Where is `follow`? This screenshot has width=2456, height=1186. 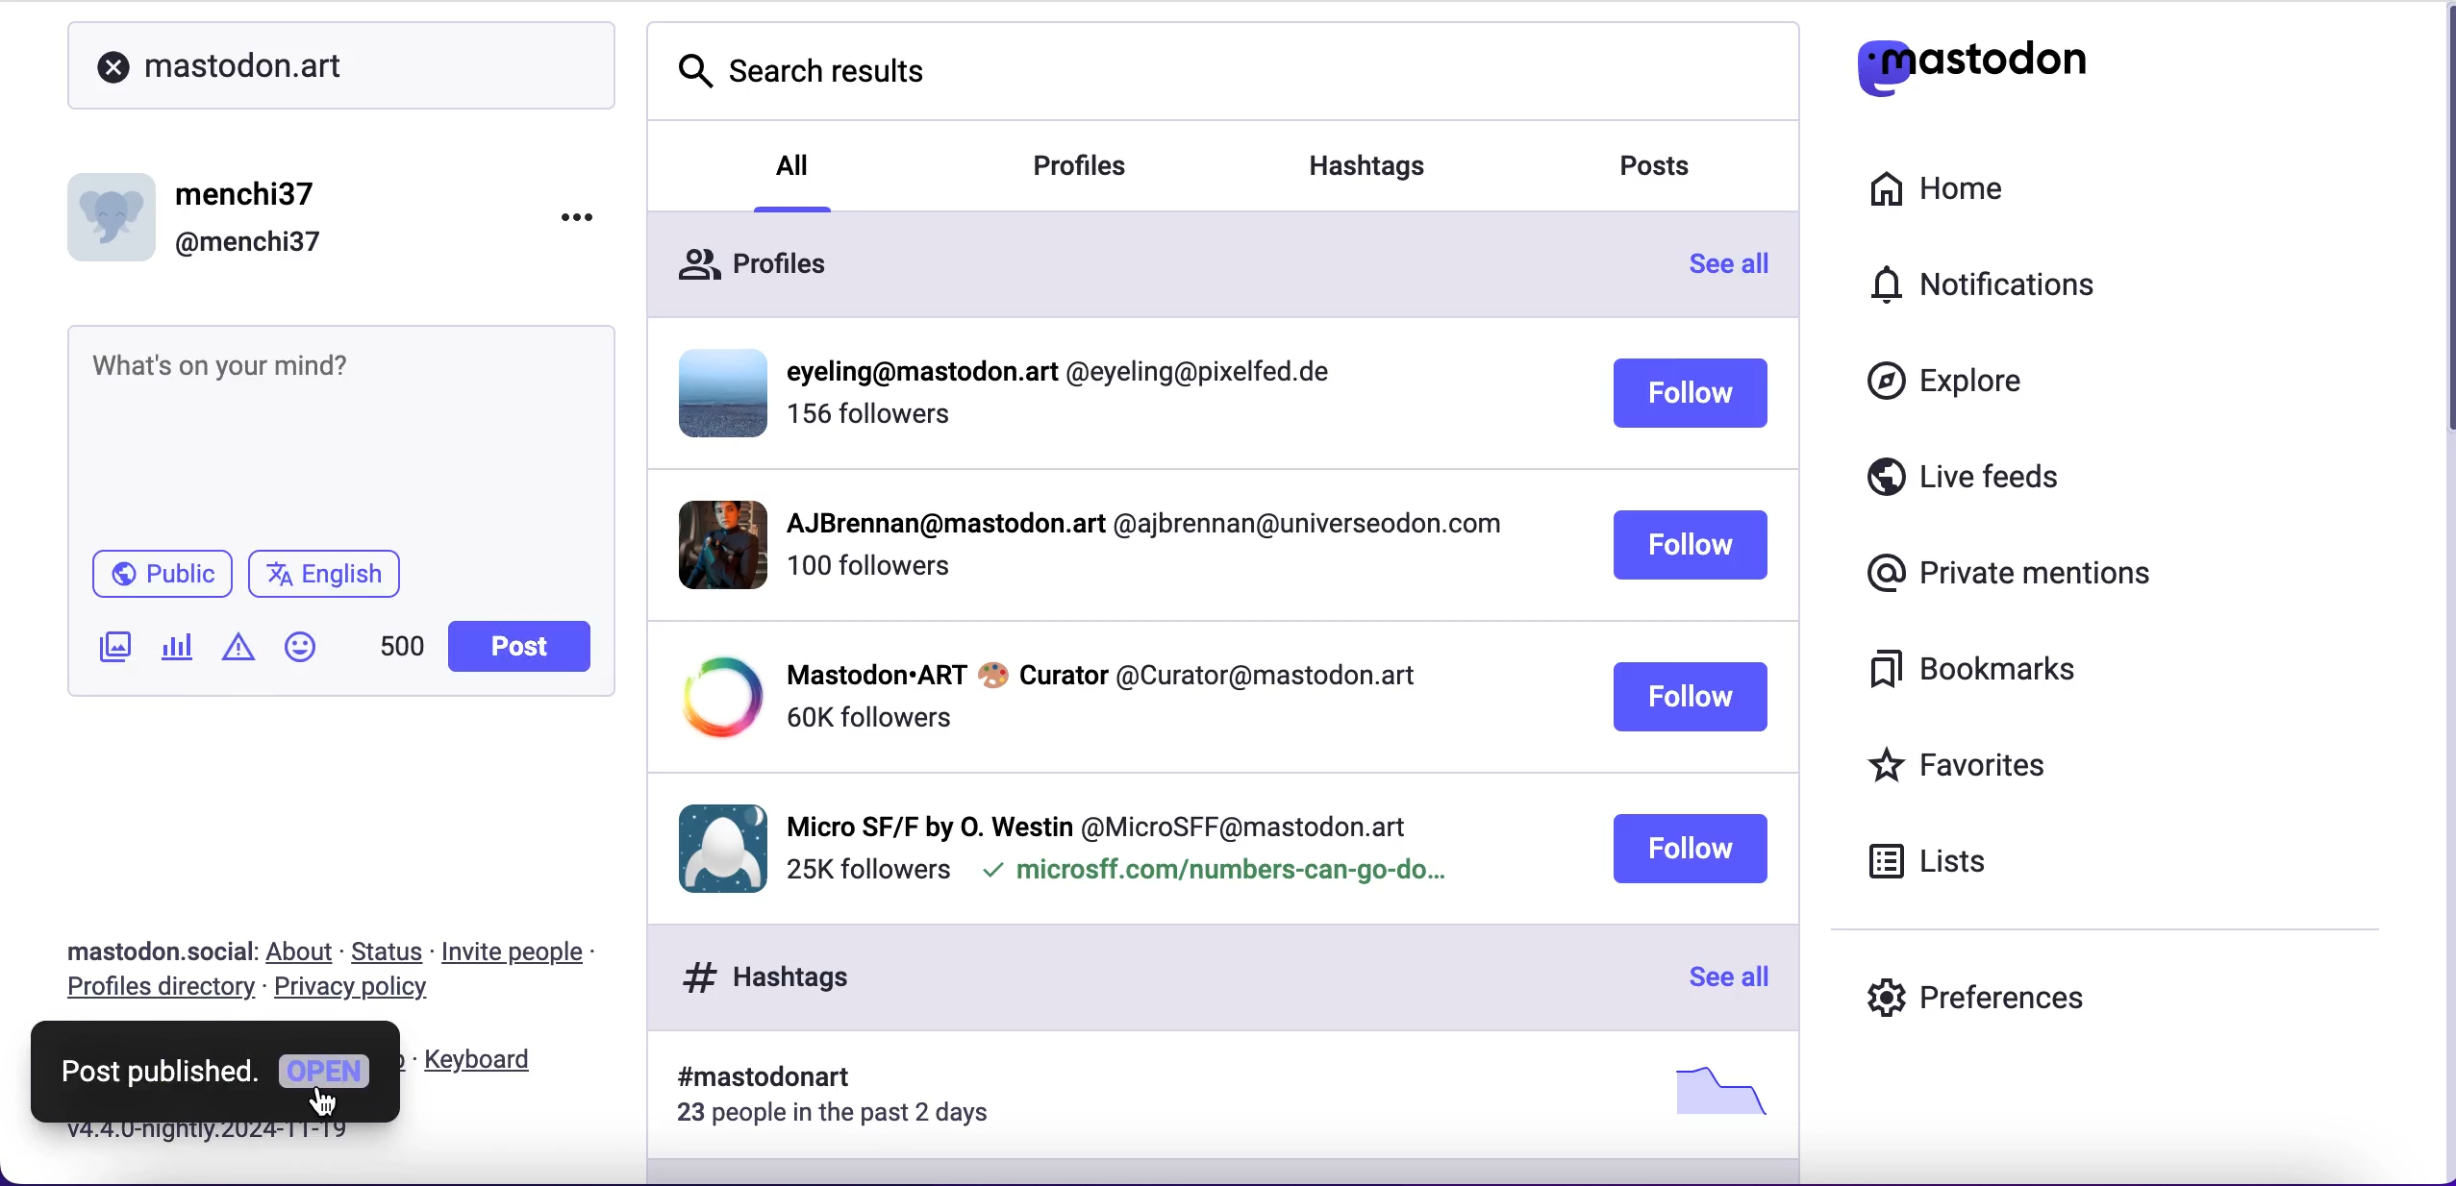
follow is located at coordinates (1692, 547).